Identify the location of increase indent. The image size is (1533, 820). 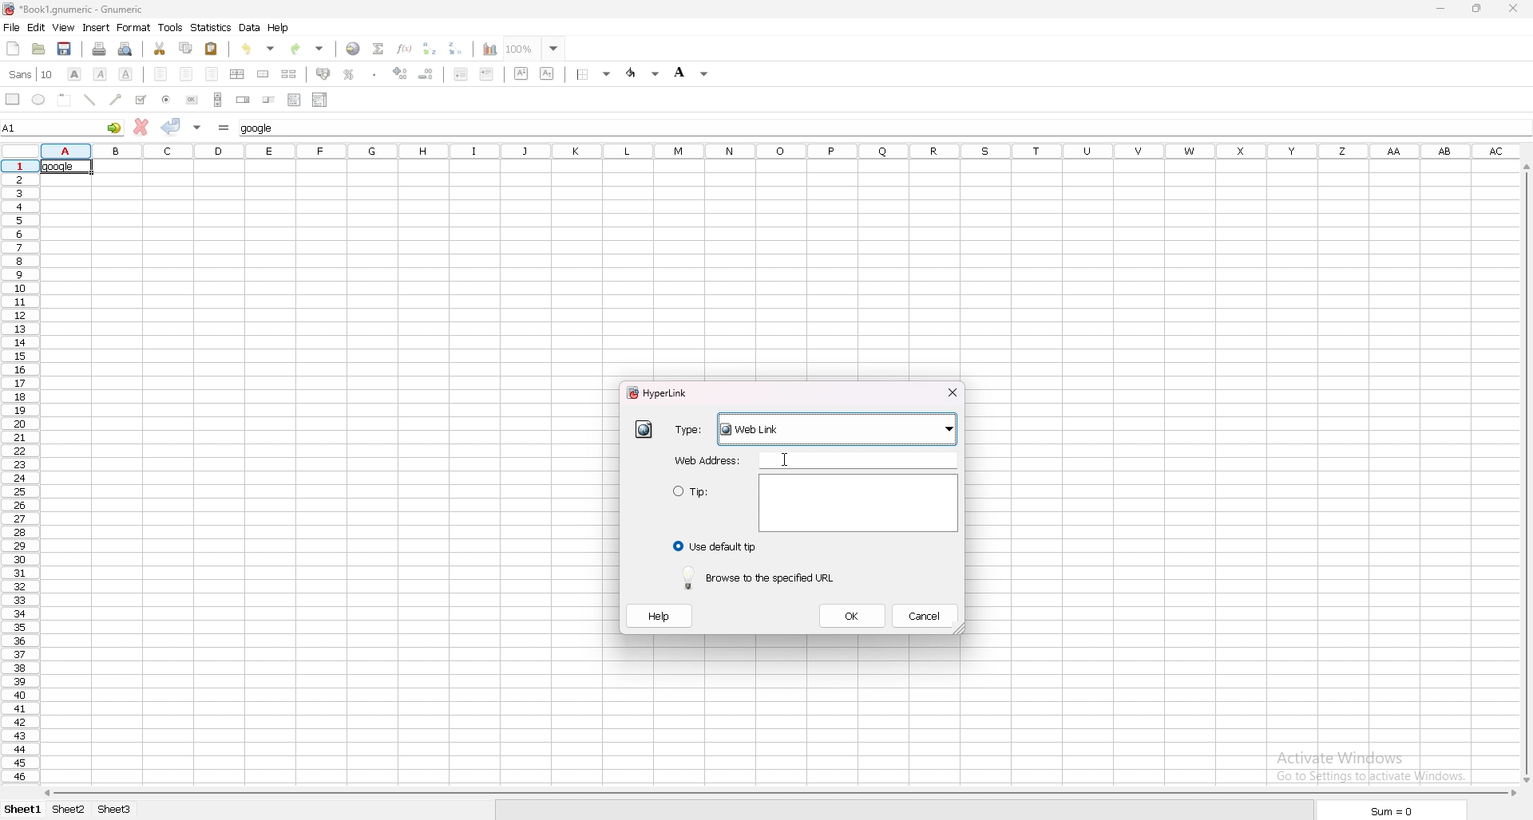
(486, 73).